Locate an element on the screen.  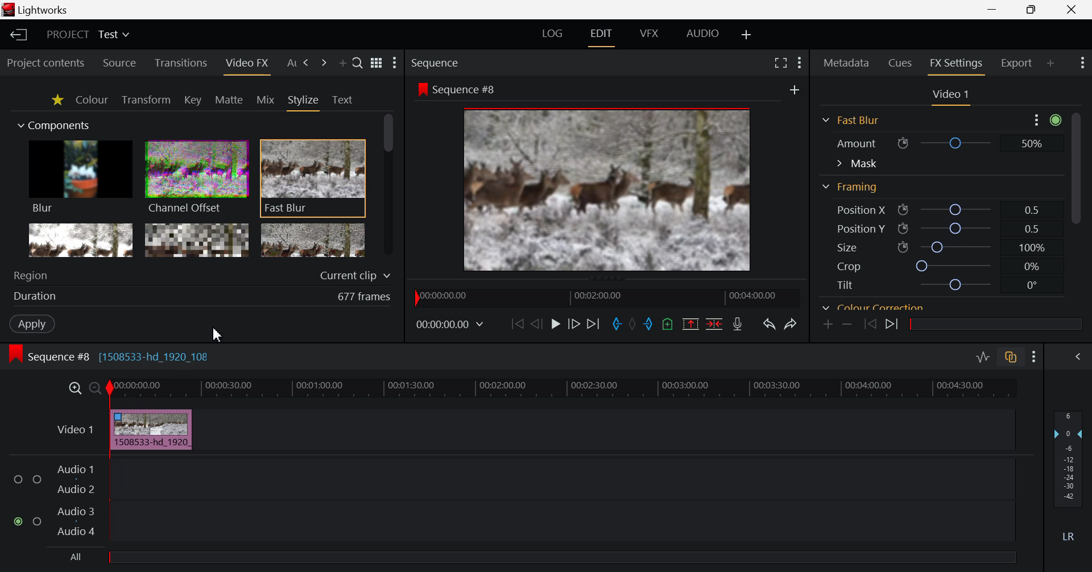
Export is located at coordinates (1017, 63).